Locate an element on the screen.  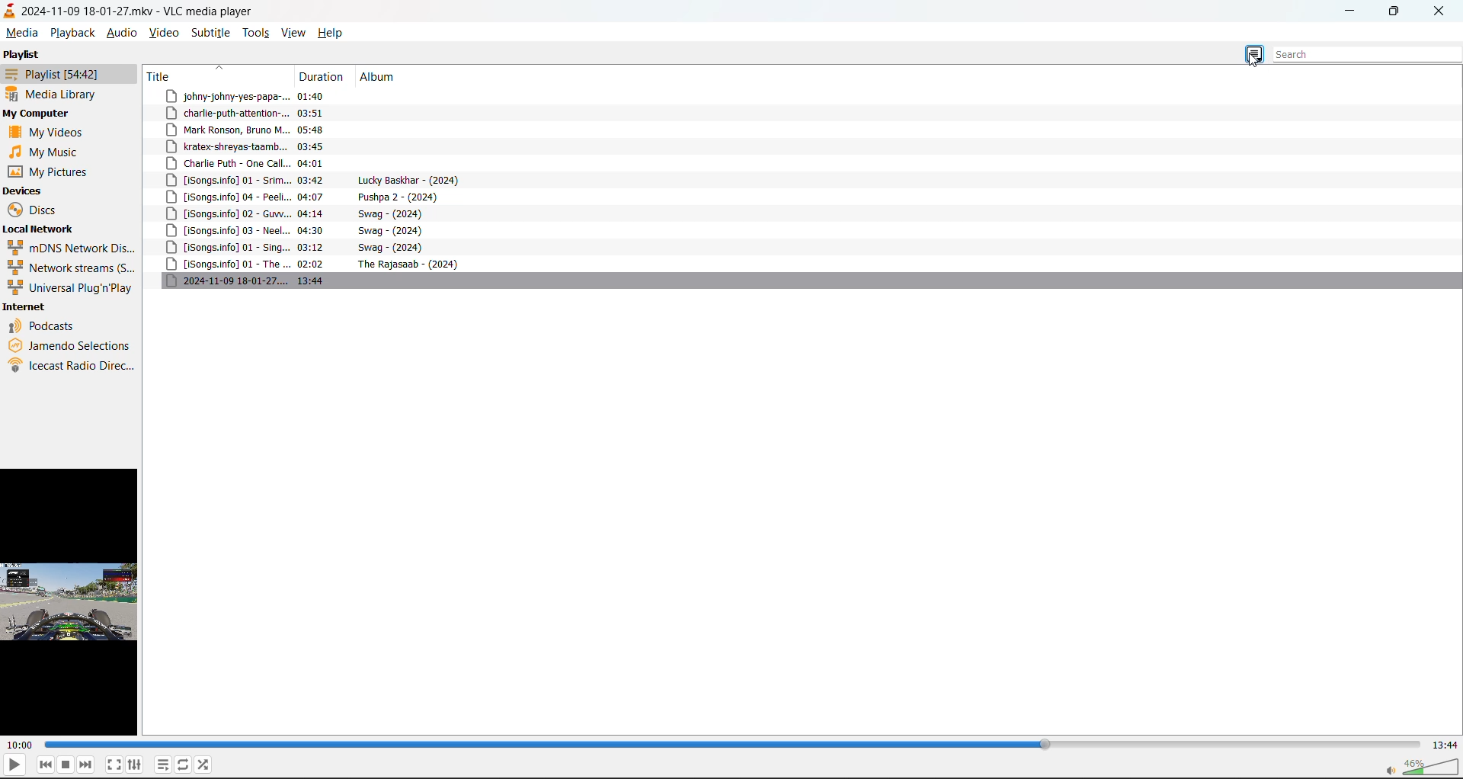
loop is located at coordinates (182, 764).